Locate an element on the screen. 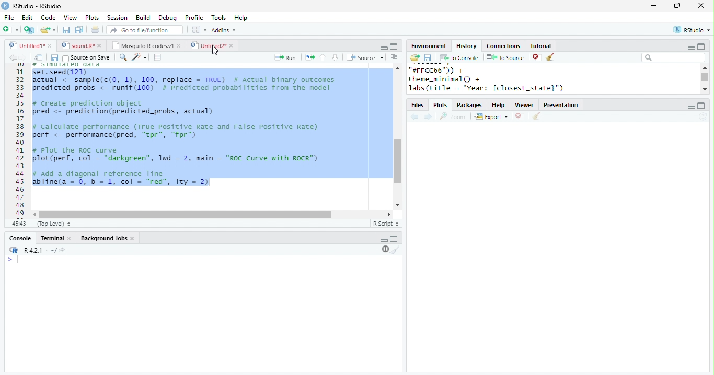  clear is located at coordinates (551, 57).